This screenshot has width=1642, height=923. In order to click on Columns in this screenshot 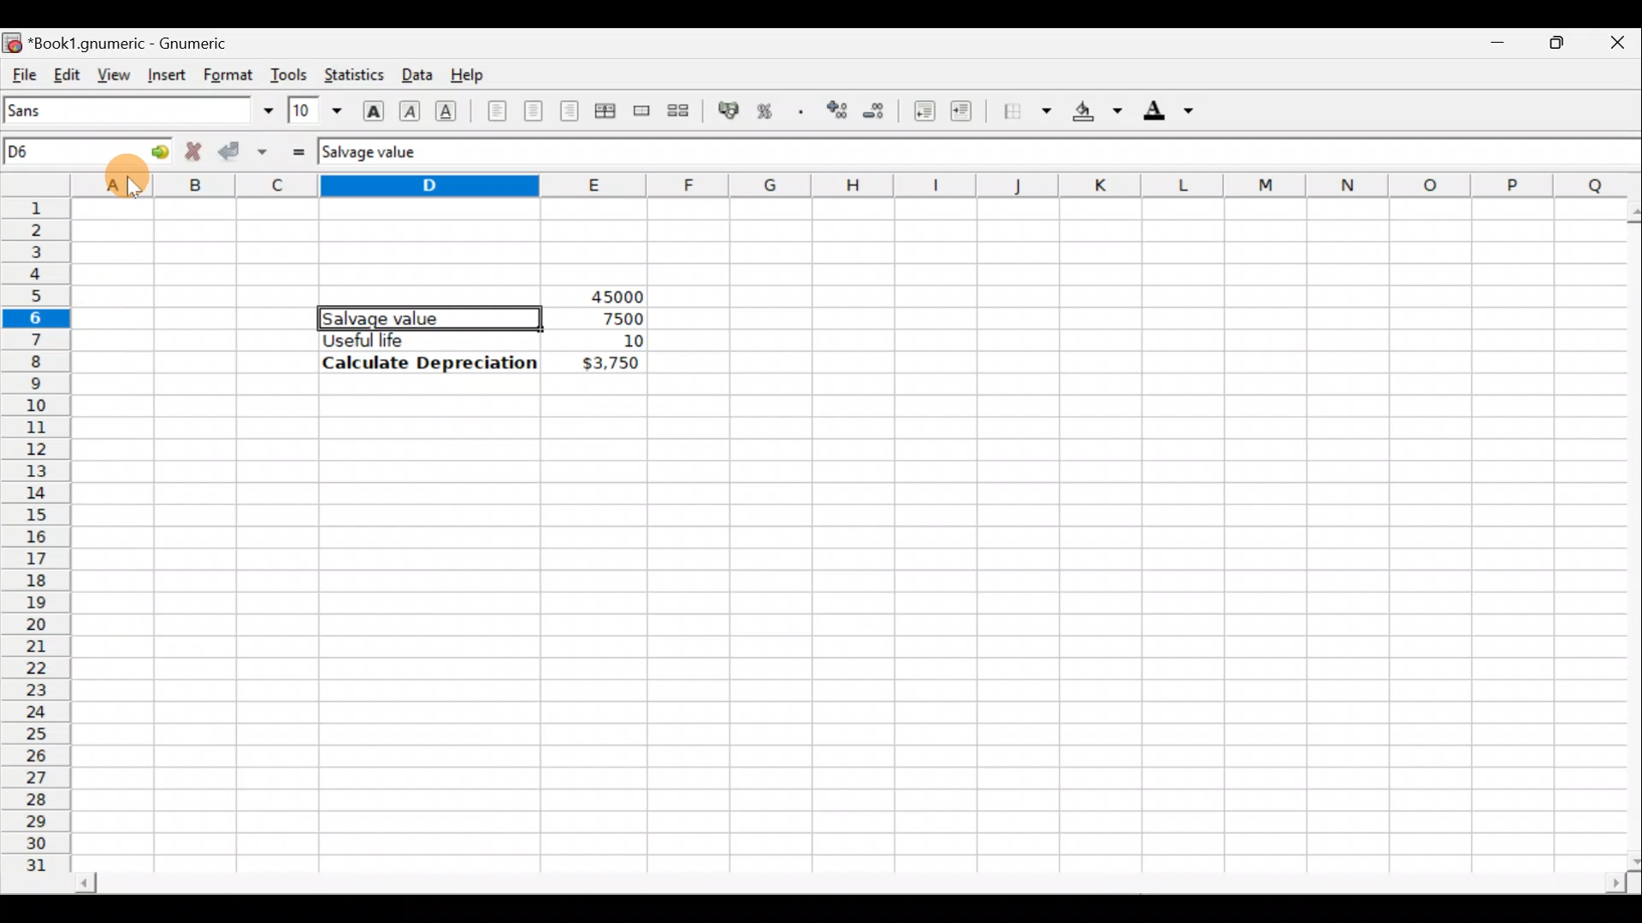, I will do `click(821, 186)`.